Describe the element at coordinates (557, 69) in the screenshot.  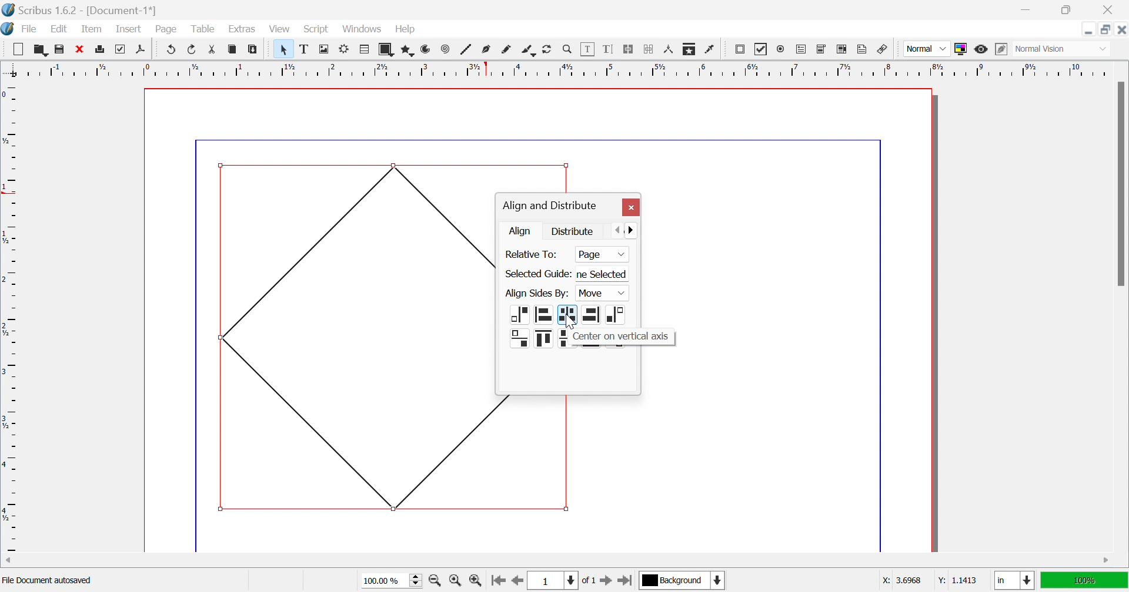
I see `Ruler` at that location.